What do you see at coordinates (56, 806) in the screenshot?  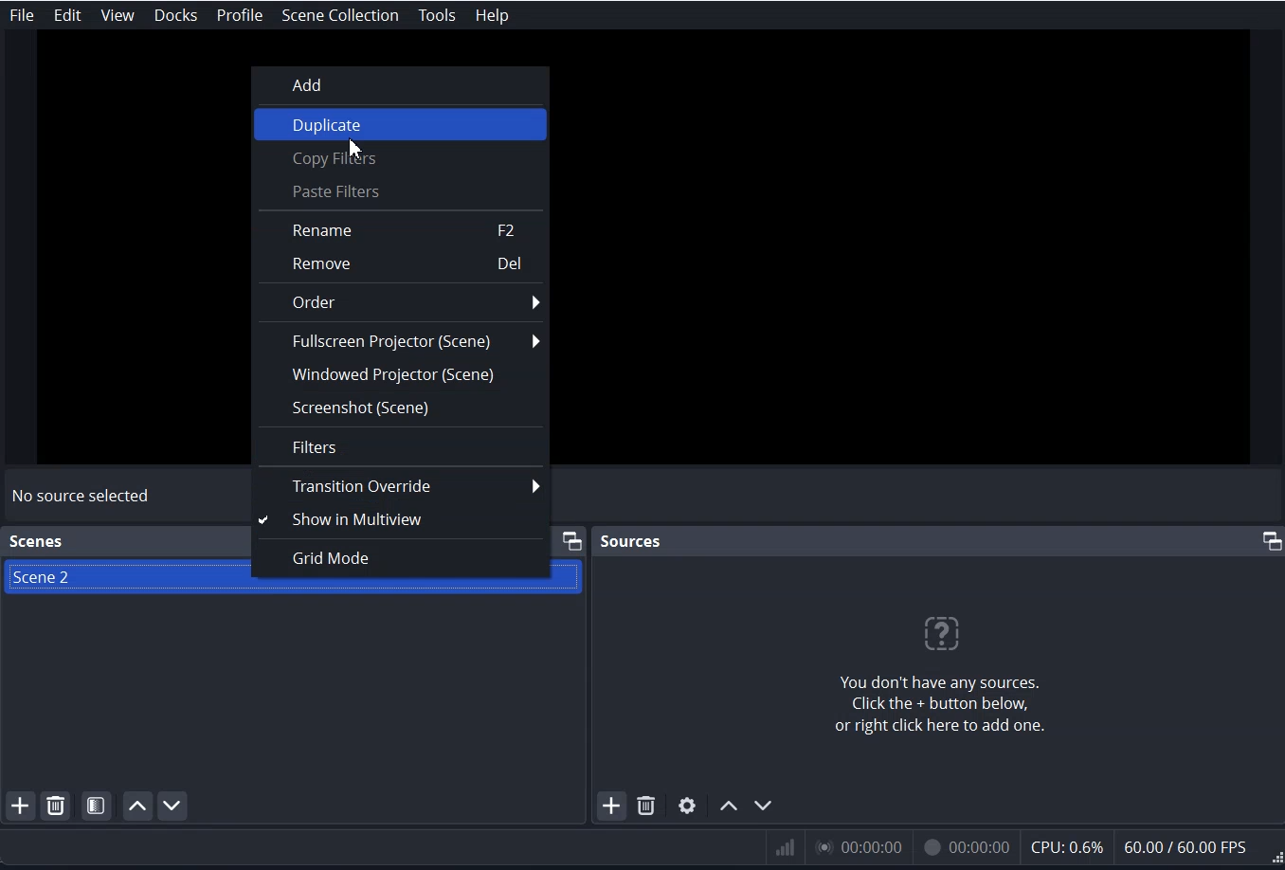 I see `Remove selected Scene` at bounding box center [56, 806].